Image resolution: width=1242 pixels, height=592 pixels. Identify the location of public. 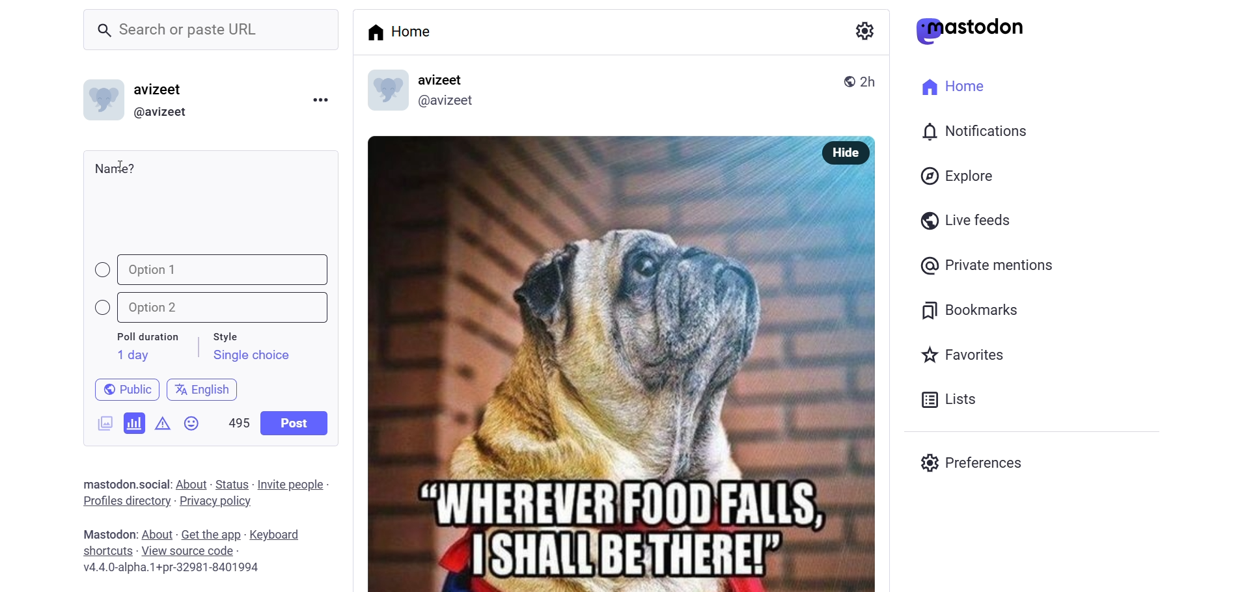
(844, 80).